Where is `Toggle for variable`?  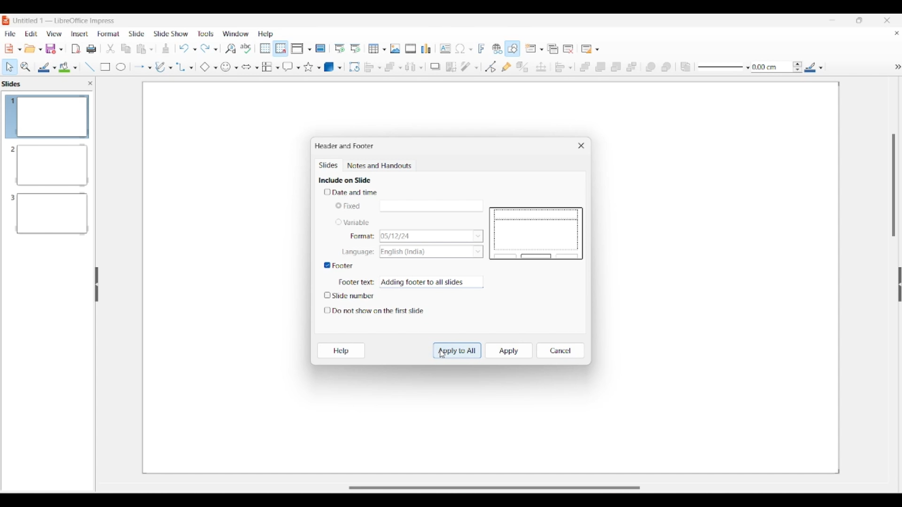
Toggle for variable is located at coordinates (351, 222).